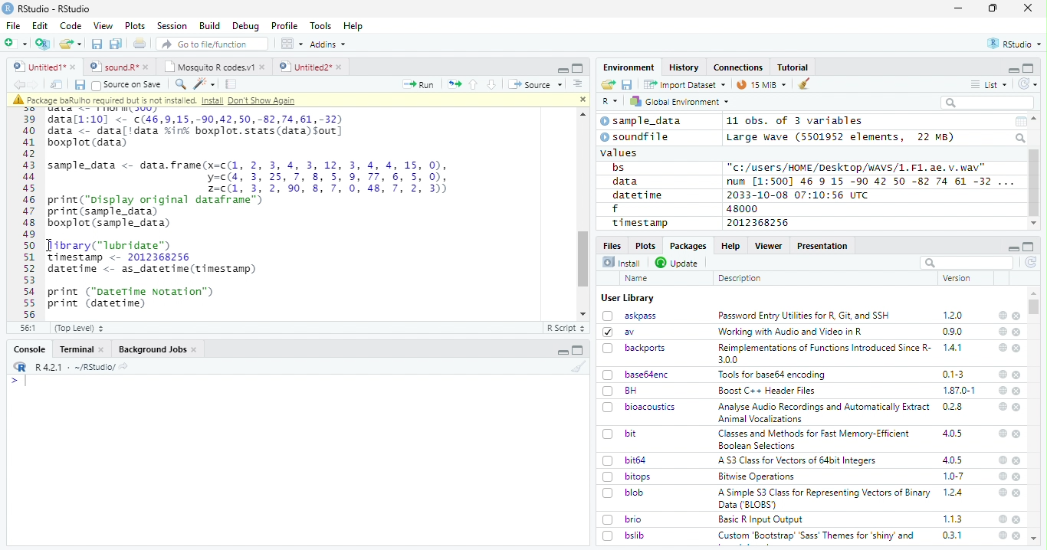 The height and width of the screenshot is (550, 1047). Describe the element at coordinates (639, 407) in the screenshot. I see `bioacoustics` at that location.